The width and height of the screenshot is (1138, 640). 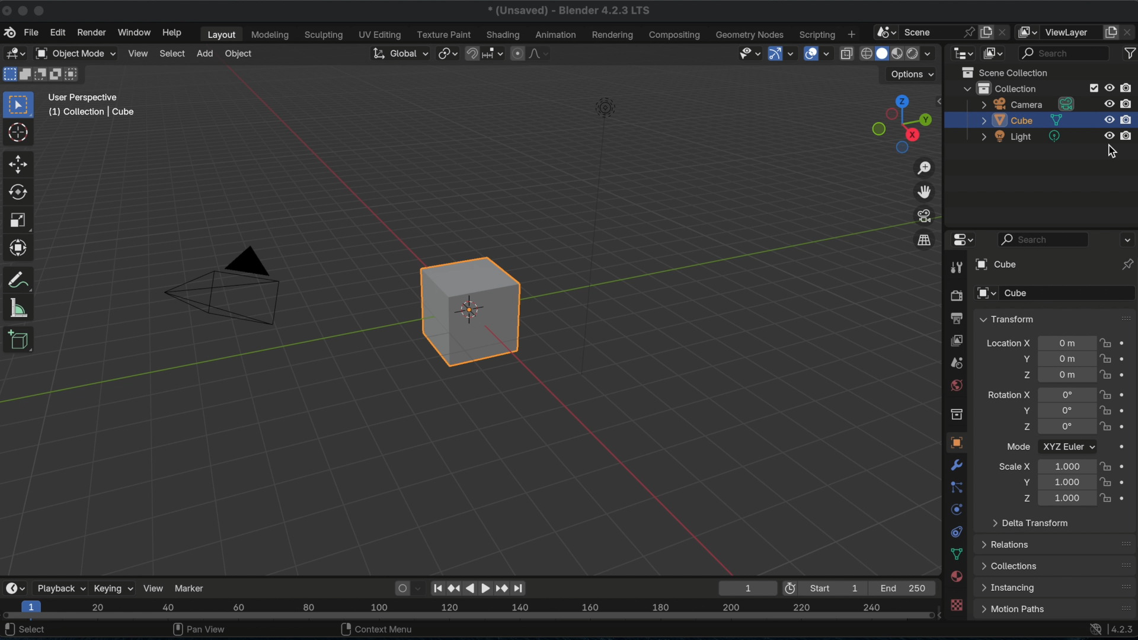 I want to click on viewport shading, so click(x=881, y=52).